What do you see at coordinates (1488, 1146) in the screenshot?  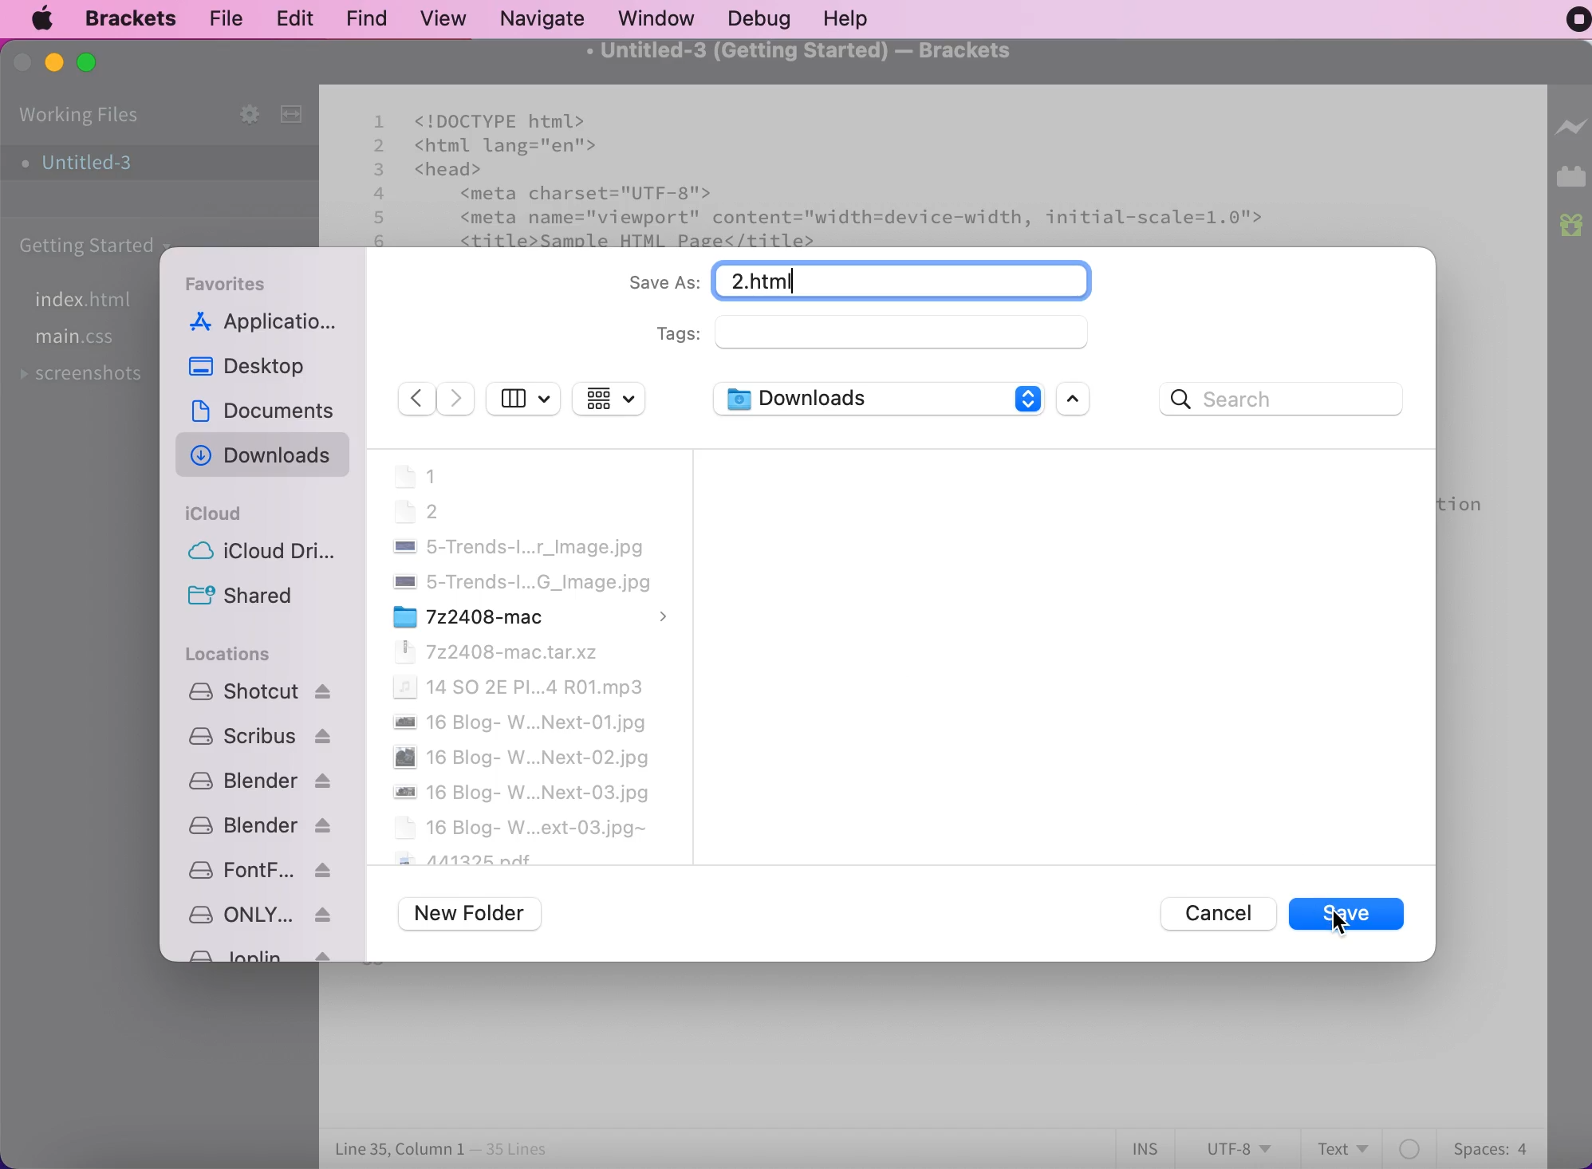 I see `spaces:4` at bounding box center [1488, 1146].